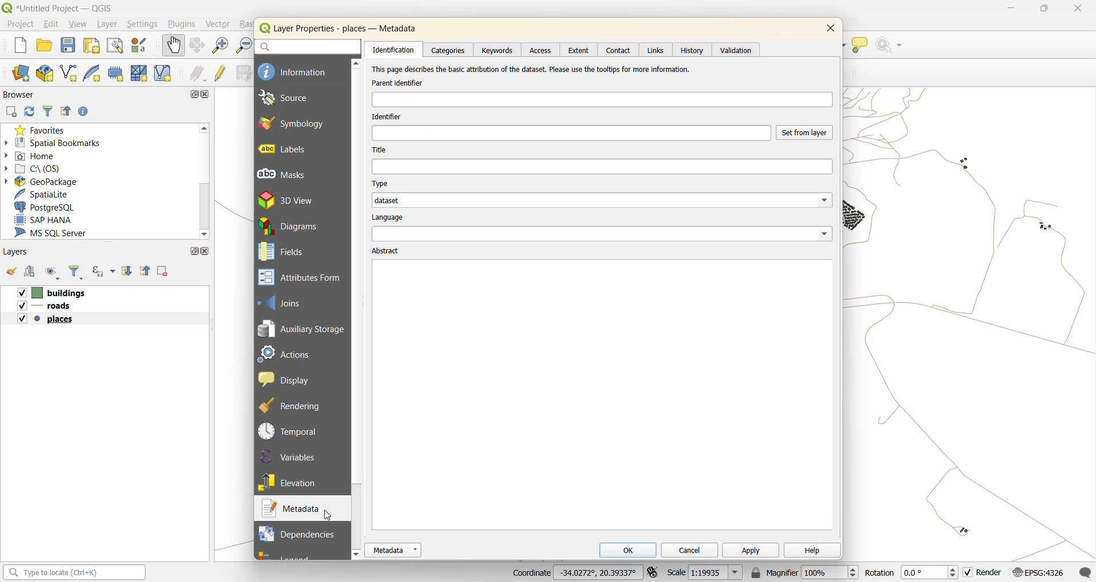  I want to click on identifier, so click(401, 82).